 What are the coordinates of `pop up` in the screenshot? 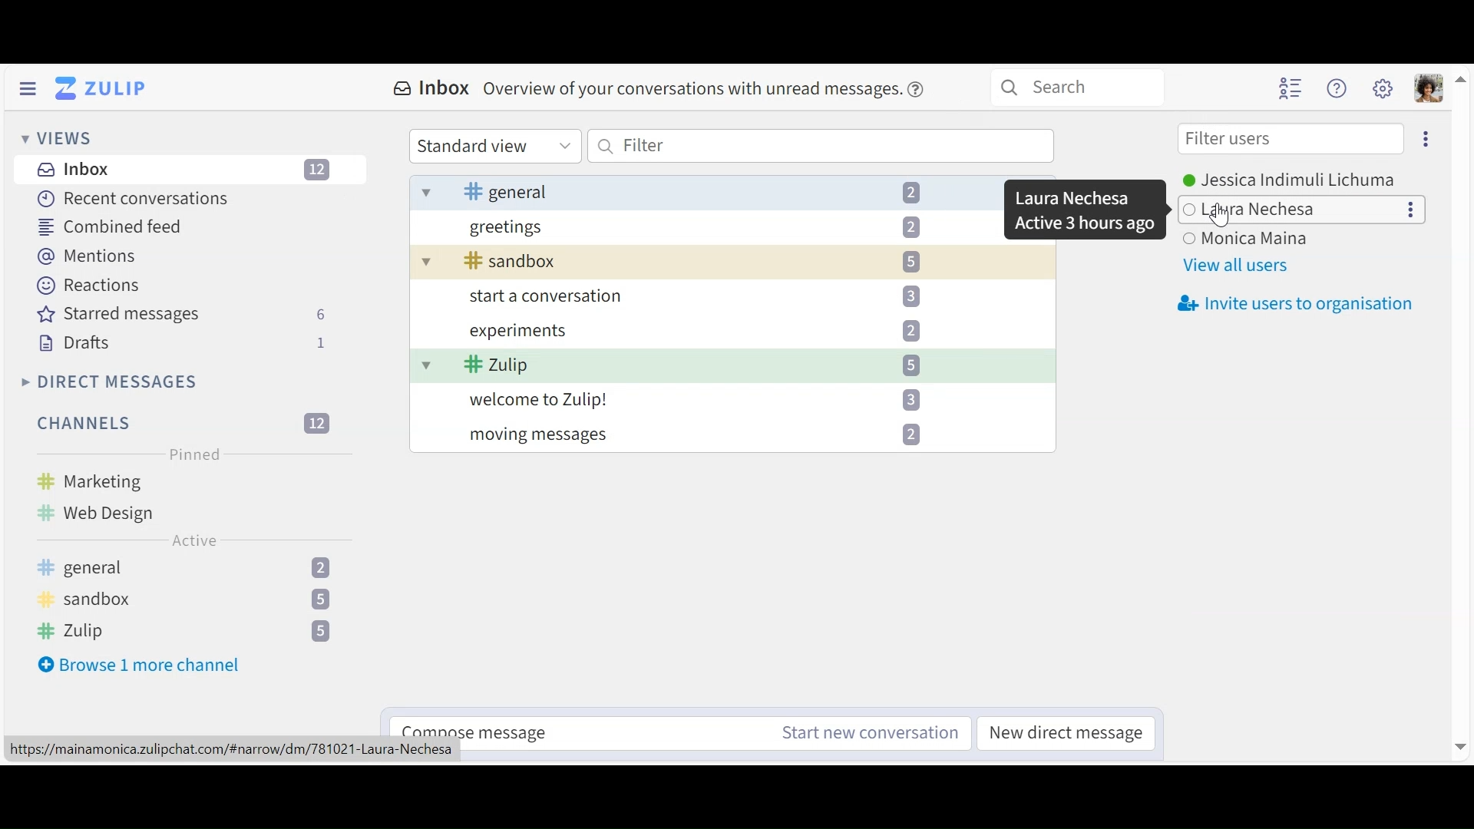 It's located at (1084, 210).